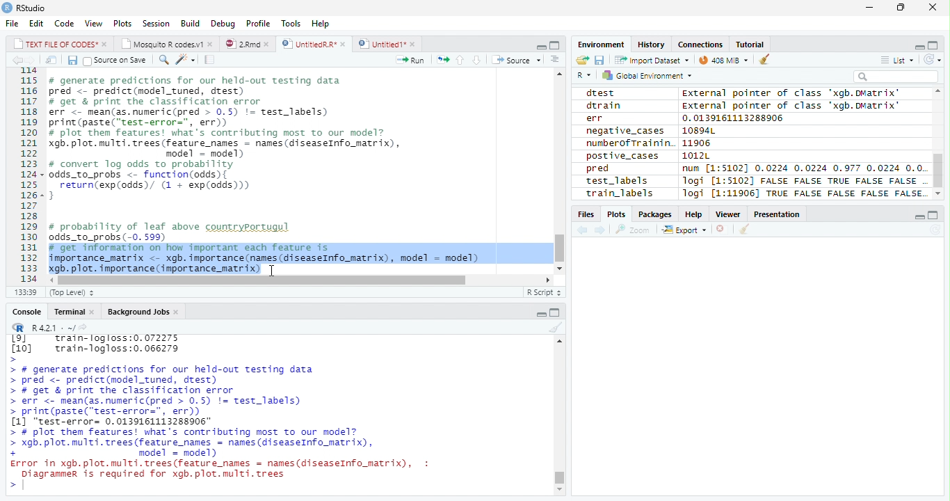 Image resolution: width=950 pixels, height=501 pixels. What do you see at coordinates (538, 45) in the screenshot?
I see `Minimize` at bounding box center [538, 45].